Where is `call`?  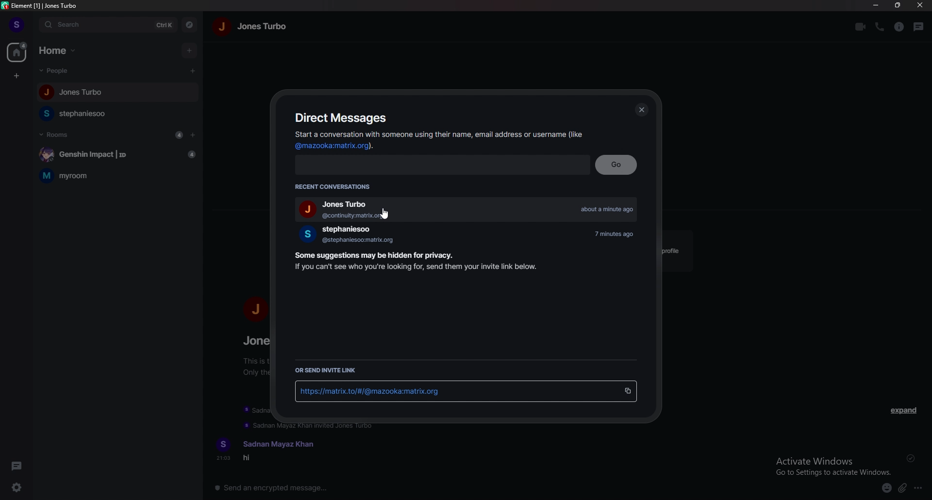 call is located at coordinates (880, 27).